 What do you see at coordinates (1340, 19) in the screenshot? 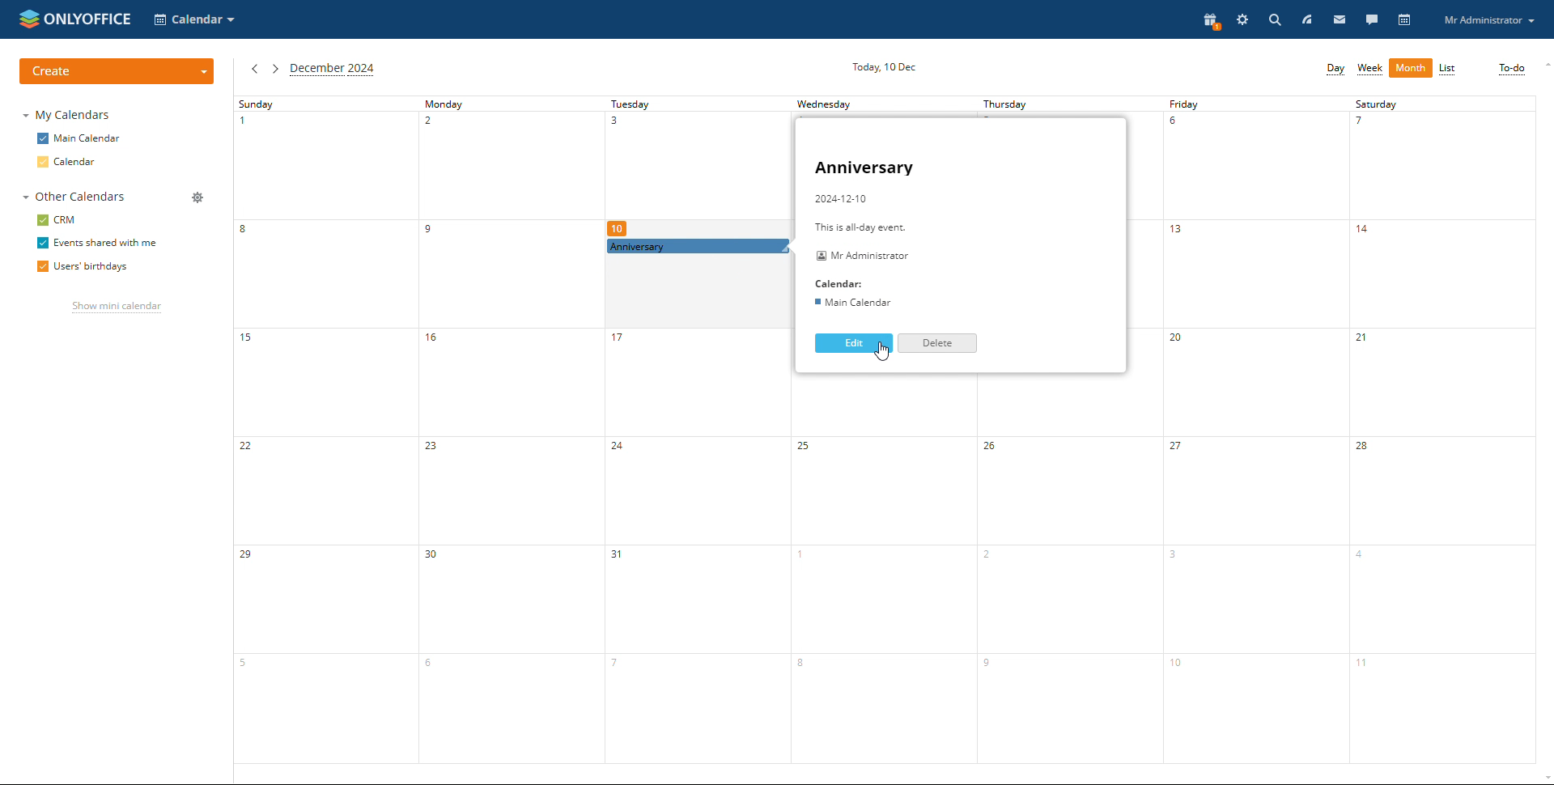
I see `mail` at bounding box center [1340, 19].